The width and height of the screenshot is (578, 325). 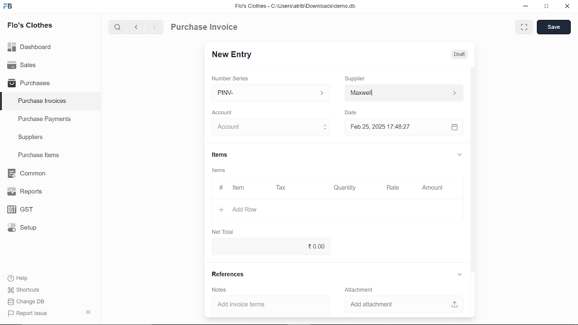 I want to click on Flo's Clothes, so click(x=30, y=26).